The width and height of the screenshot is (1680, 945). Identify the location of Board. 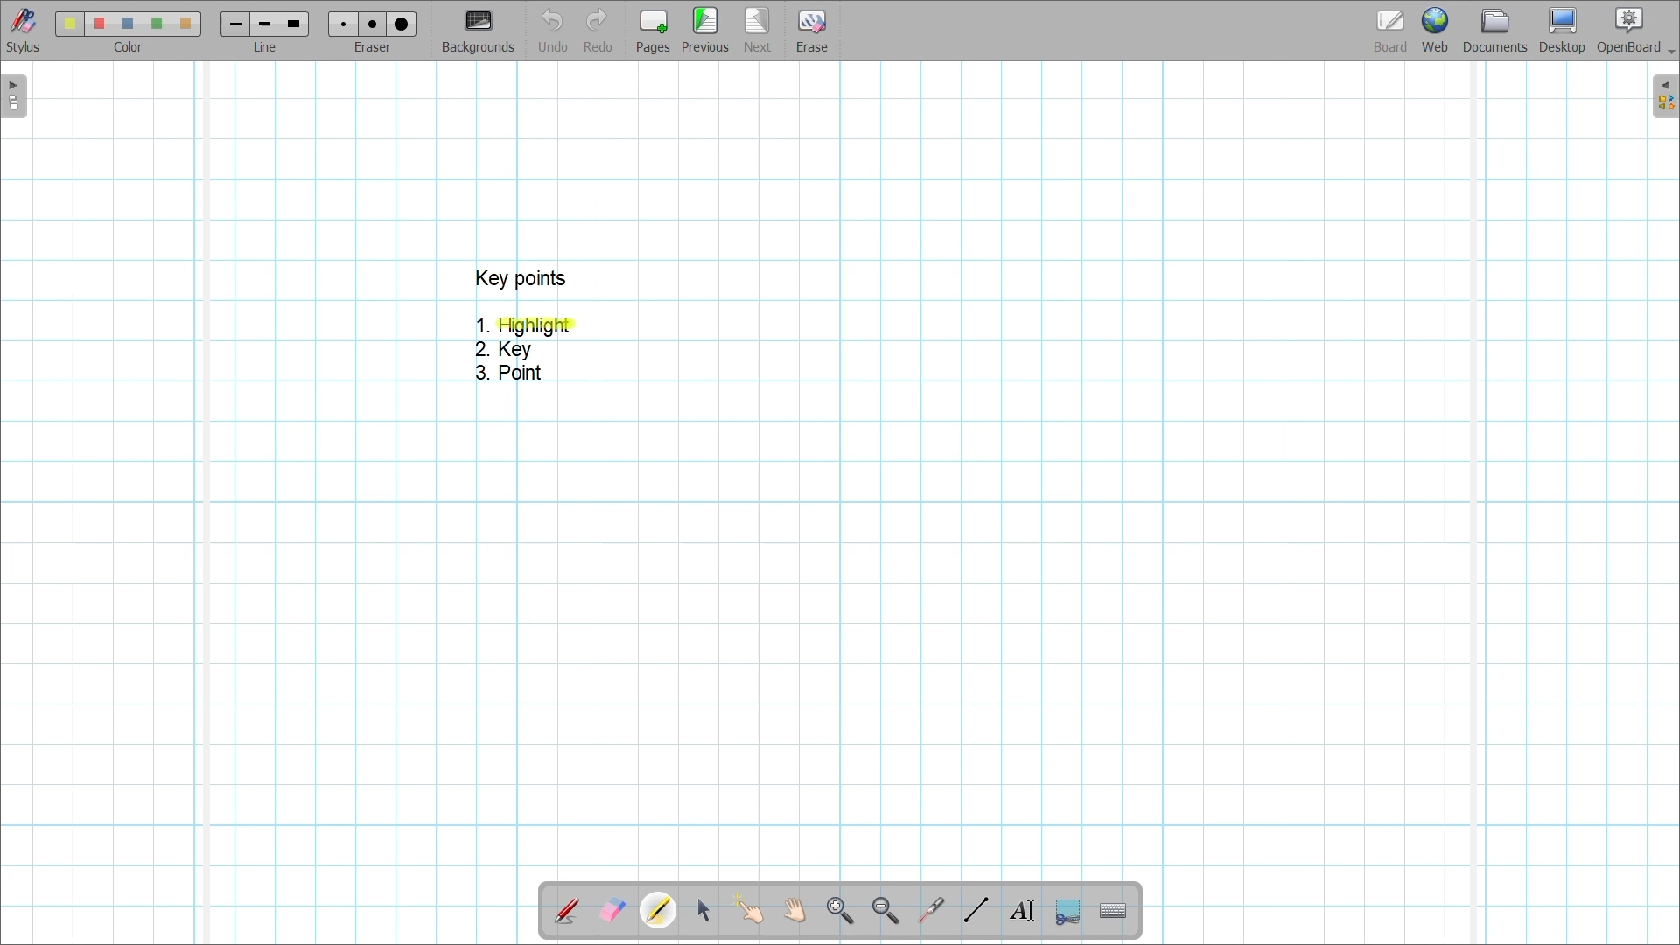
(1391, 31).